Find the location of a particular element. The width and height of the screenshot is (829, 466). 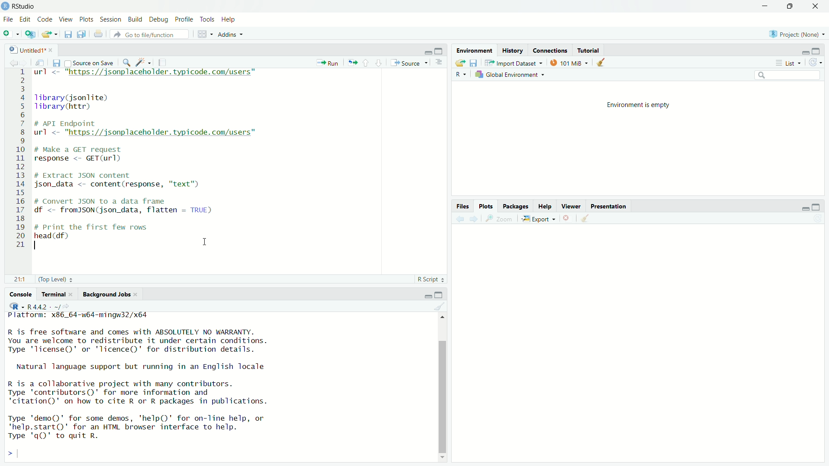

Natural language support but running in an English locale is located at coordinates (142, 367).